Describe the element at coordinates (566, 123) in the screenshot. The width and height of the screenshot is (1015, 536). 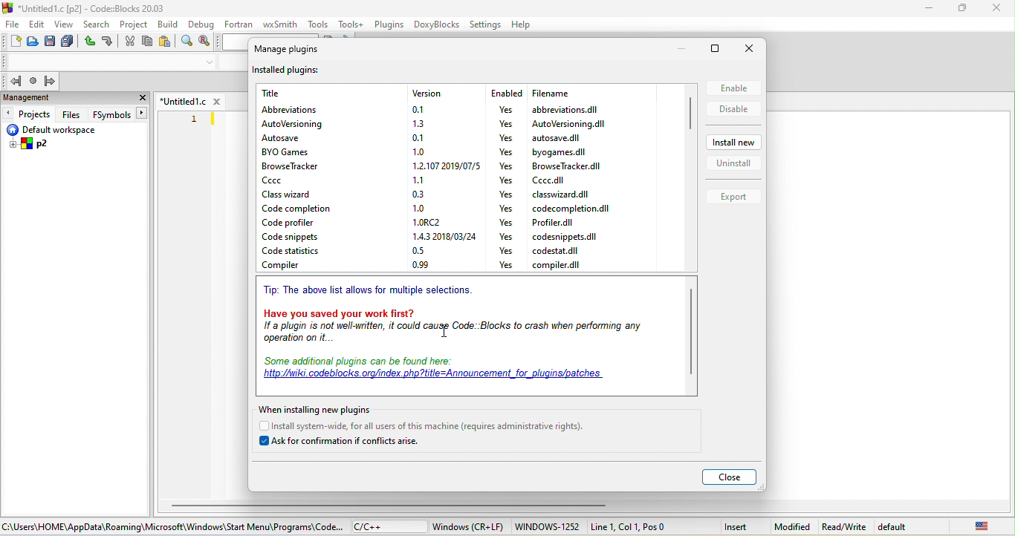
I see `autoversioning` at that location.